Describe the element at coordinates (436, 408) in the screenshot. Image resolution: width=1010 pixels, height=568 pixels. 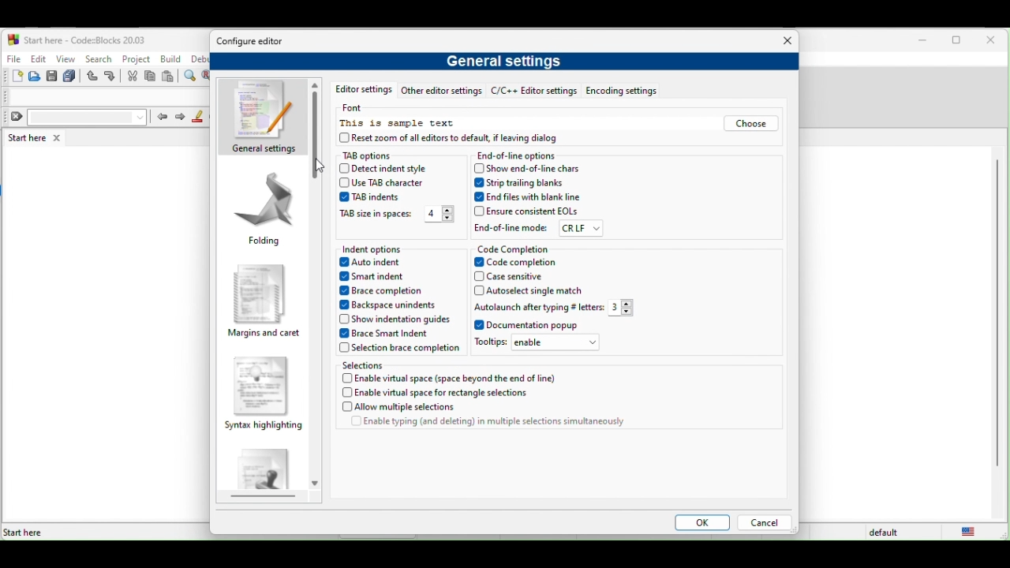
I see `allow multiple selections` at that location.